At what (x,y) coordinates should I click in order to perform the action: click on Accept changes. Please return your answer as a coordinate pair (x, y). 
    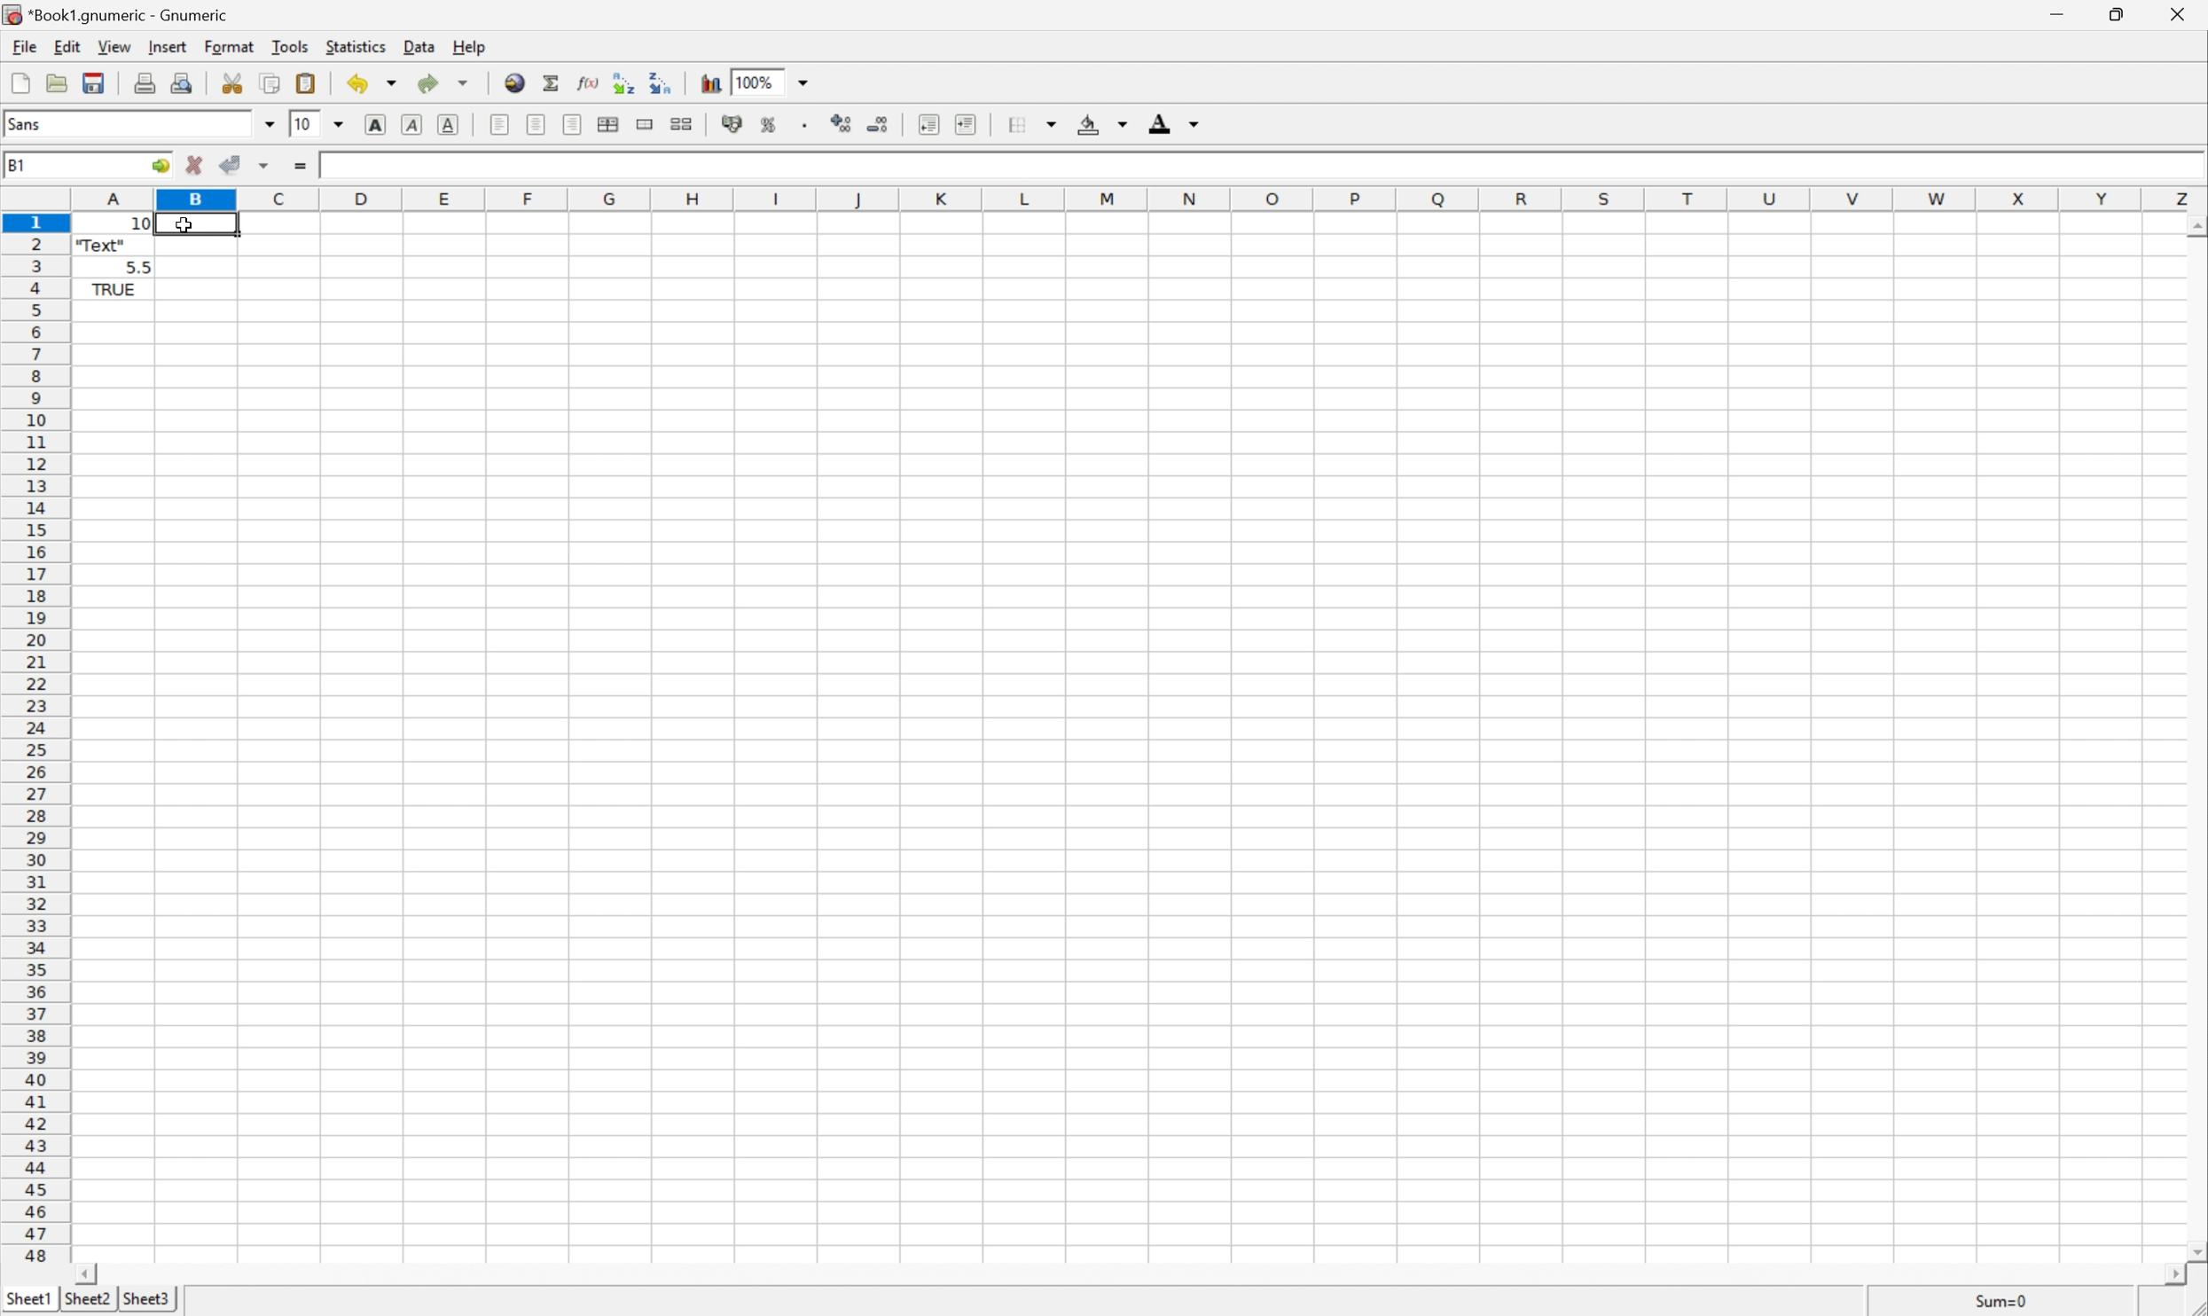
    Looking at the image, I should click on (233, 162).